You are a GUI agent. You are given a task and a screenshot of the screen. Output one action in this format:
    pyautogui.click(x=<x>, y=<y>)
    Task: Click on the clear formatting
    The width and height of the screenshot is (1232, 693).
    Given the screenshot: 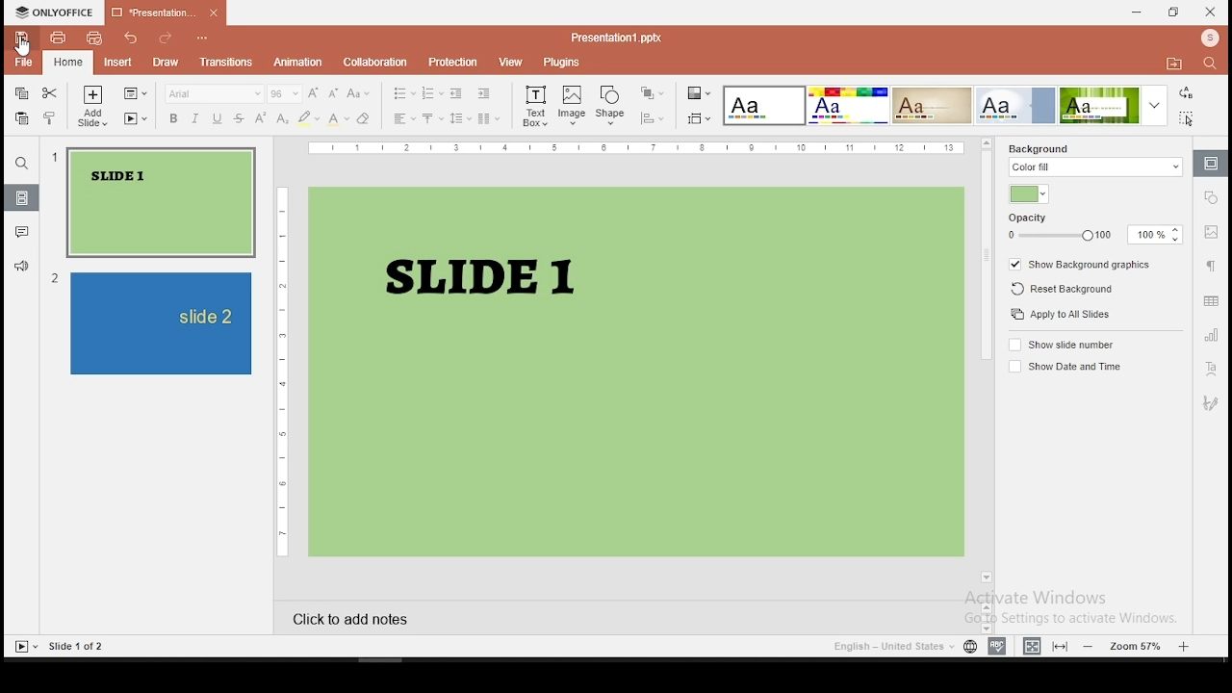 What is the action you would take?
    pyautogui.click(x=365, y=118)
    